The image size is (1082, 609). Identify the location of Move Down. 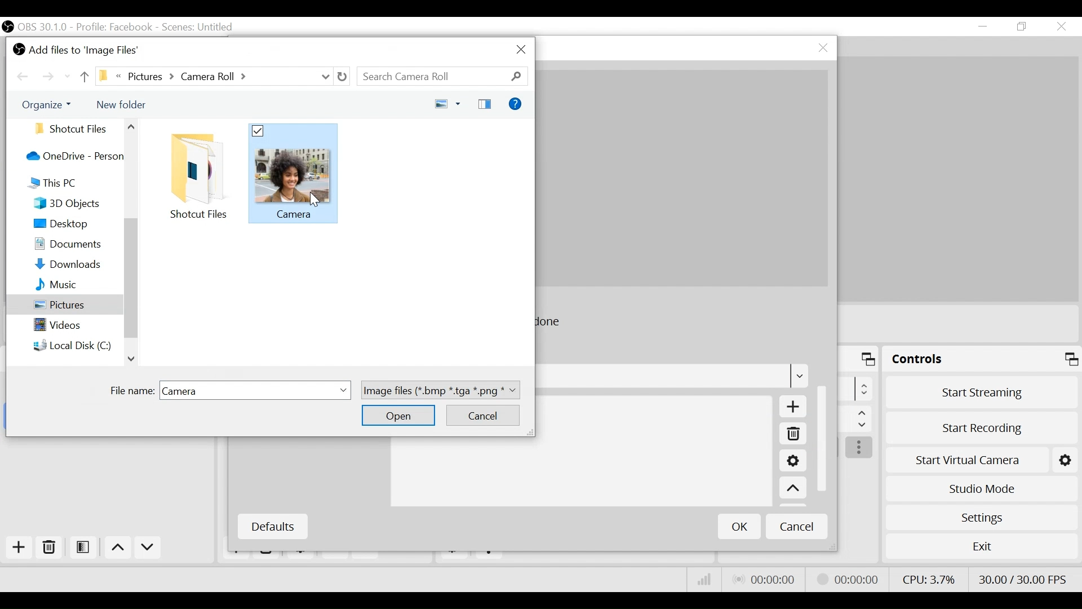
(148, 549).